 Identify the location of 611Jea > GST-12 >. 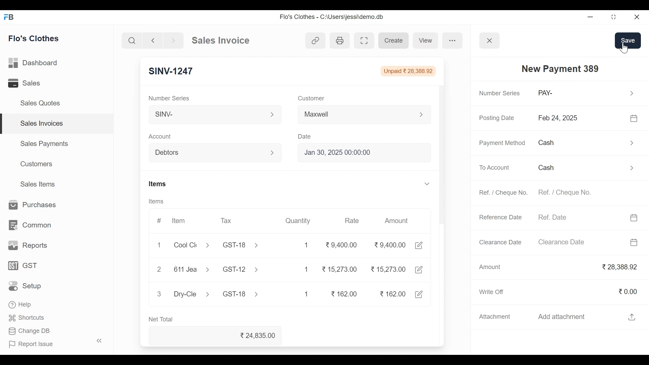
(220, 270).